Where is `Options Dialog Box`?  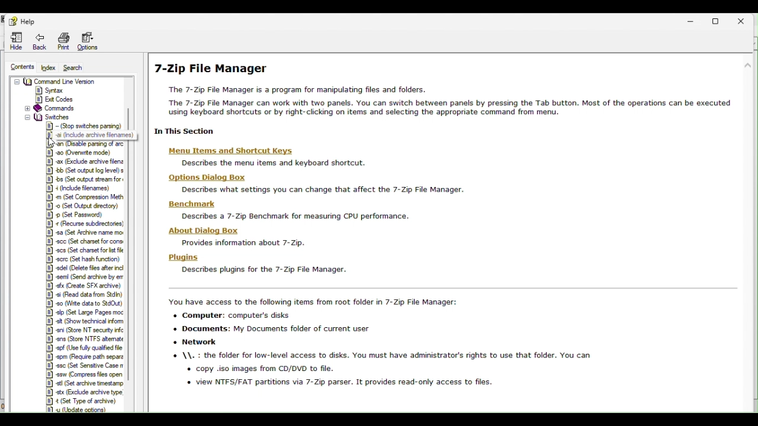 Options Dialog Box is located at coordinates (207, 177).